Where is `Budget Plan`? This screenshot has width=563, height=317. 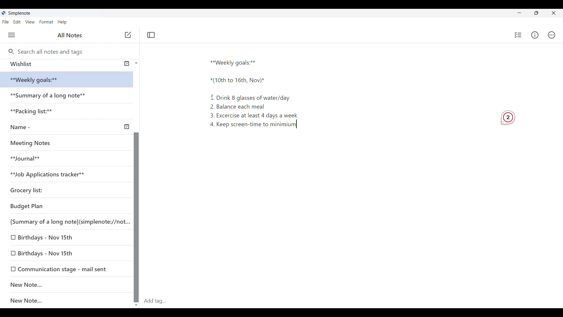 Budget Plan is located at coordinates (55, 205).